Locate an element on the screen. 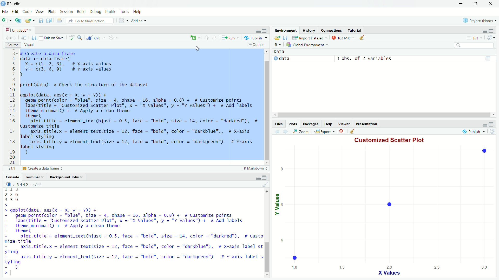  delete selected files or folder is located at coordinates (342, 132).